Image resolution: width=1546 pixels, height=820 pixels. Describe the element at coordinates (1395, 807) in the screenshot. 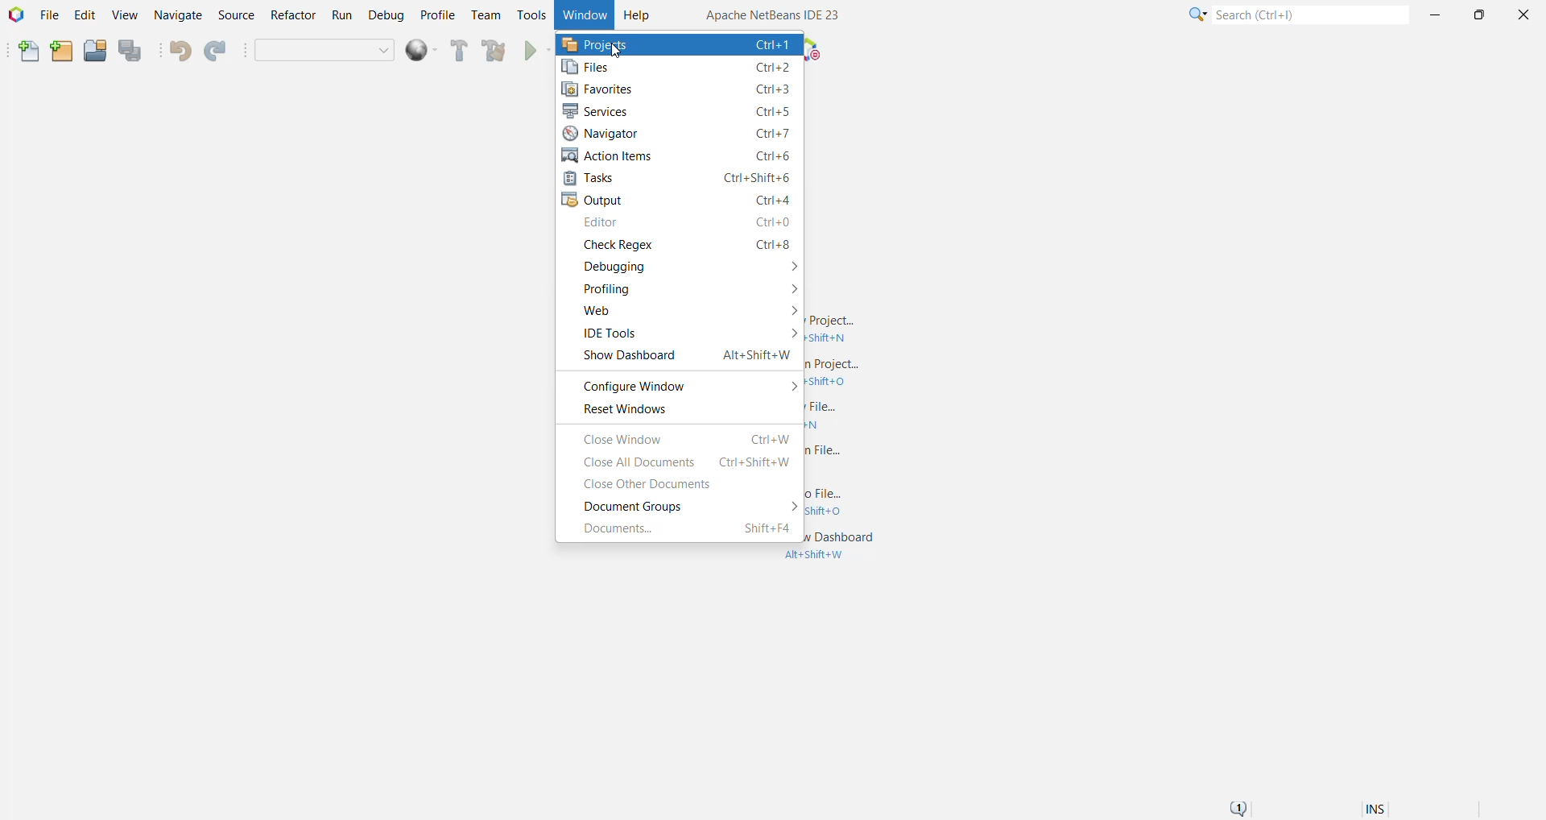

I see `Encoding` at that location.